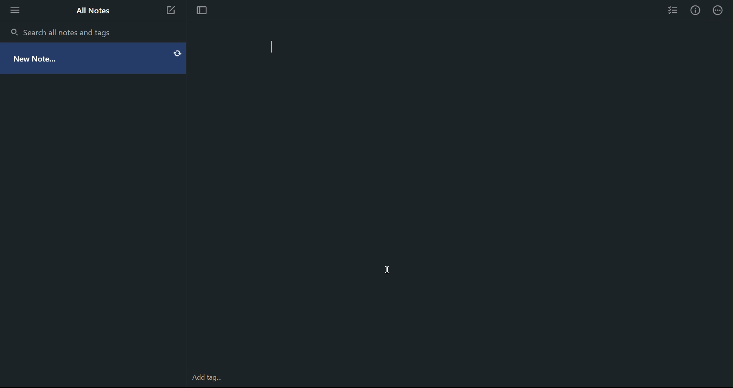  I want to click on Checklist, so click(671, 12).